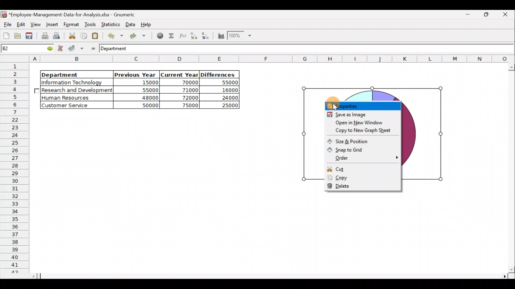  What do you see at coordinates (328, 50) in the screenshot?
I see `Formula bar` at bounding box center [328, 50].